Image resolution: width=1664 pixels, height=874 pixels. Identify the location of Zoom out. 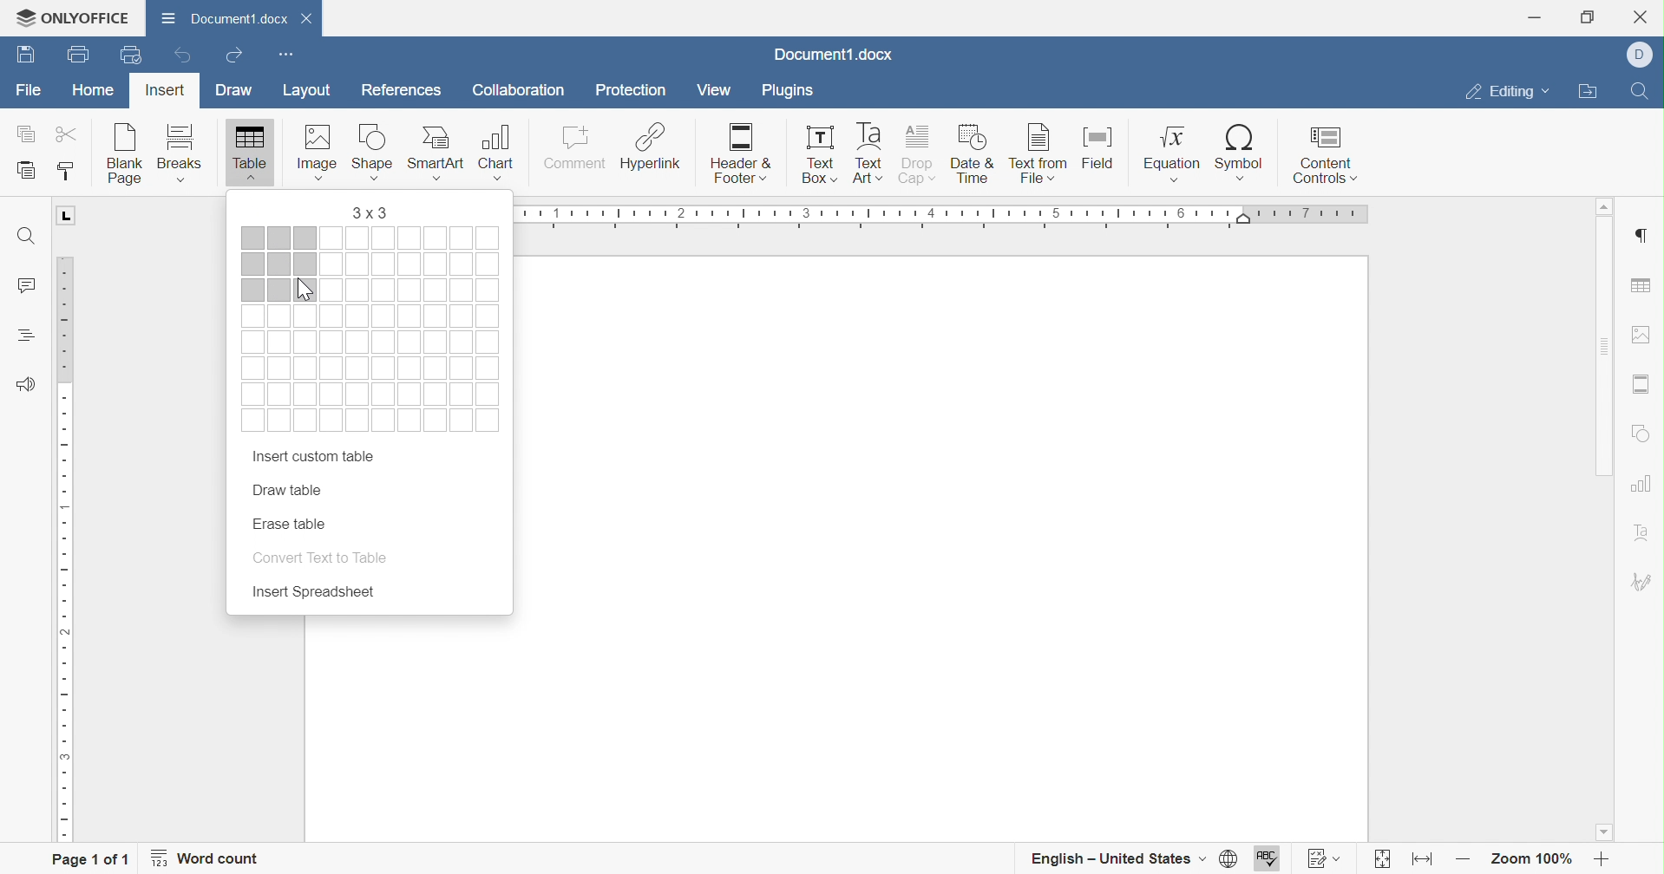
(1462, 858).